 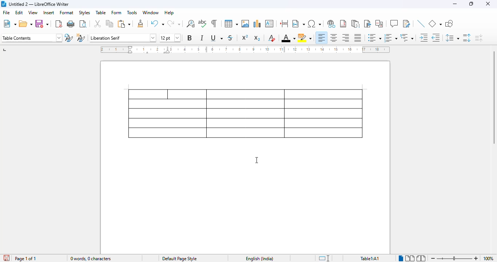 What do you see at coordinates (407, 24) in the screenshot?
I see `show track changes functions` at bounding box center [407, 24].